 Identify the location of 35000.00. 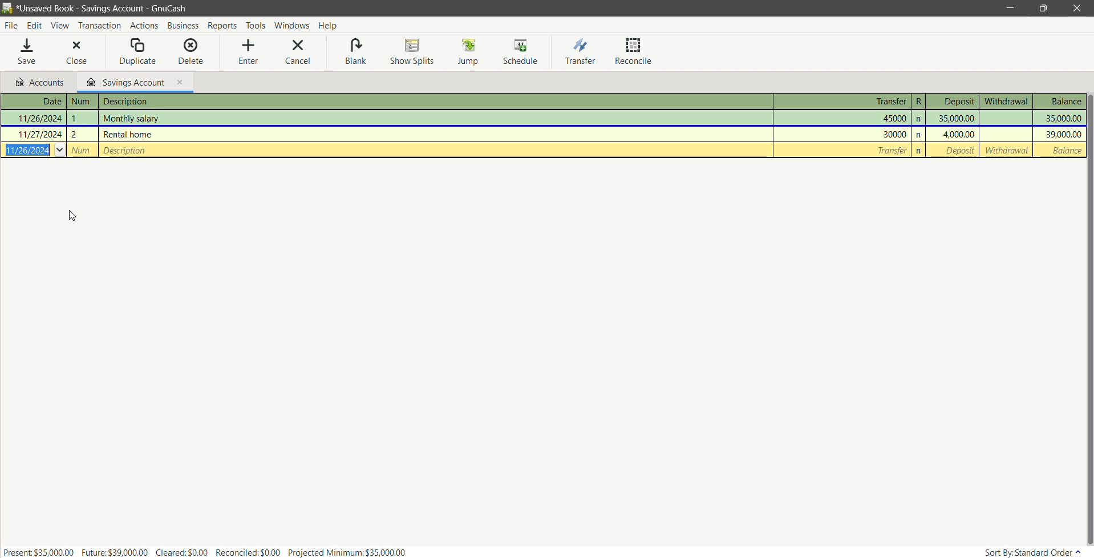
(954, 118).